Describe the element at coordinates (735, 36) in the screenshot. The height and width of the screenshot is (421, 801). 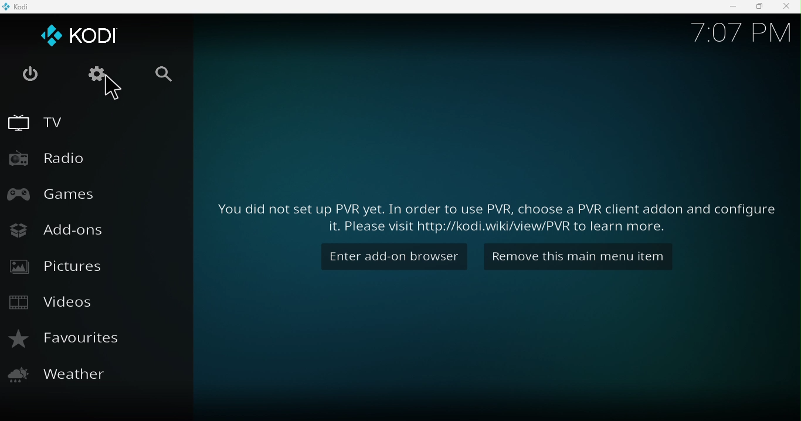
I see `7:07 PM` at that location.